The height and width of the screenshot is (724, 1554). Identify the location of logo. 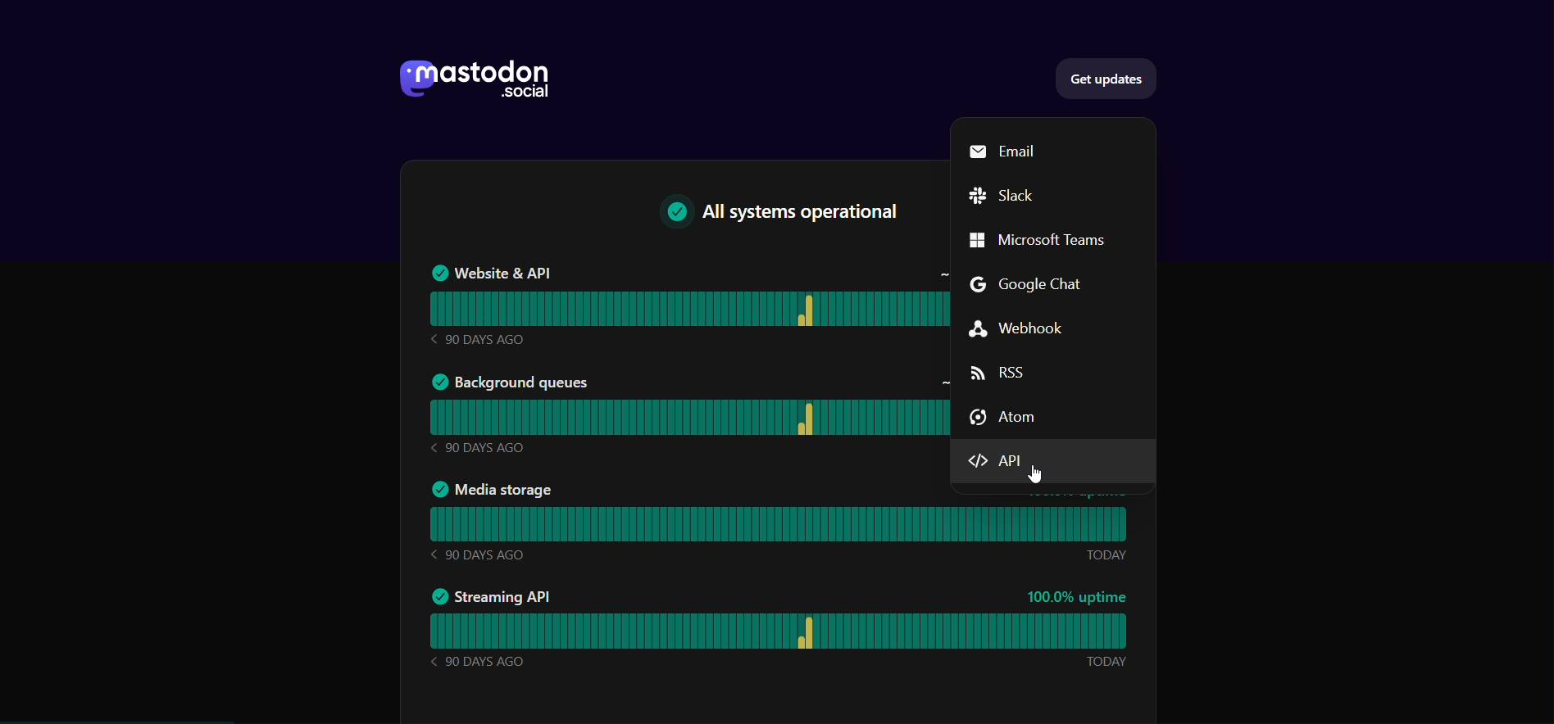
(467, 75).